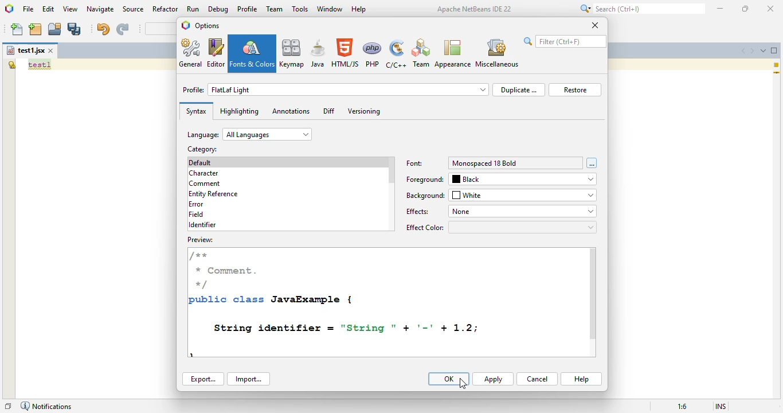 The width and height of the screenshot is (783, 413). What do you see at coordinates (134, 9) in the screenshot?
I see `source` at bounding box center [134, 9].